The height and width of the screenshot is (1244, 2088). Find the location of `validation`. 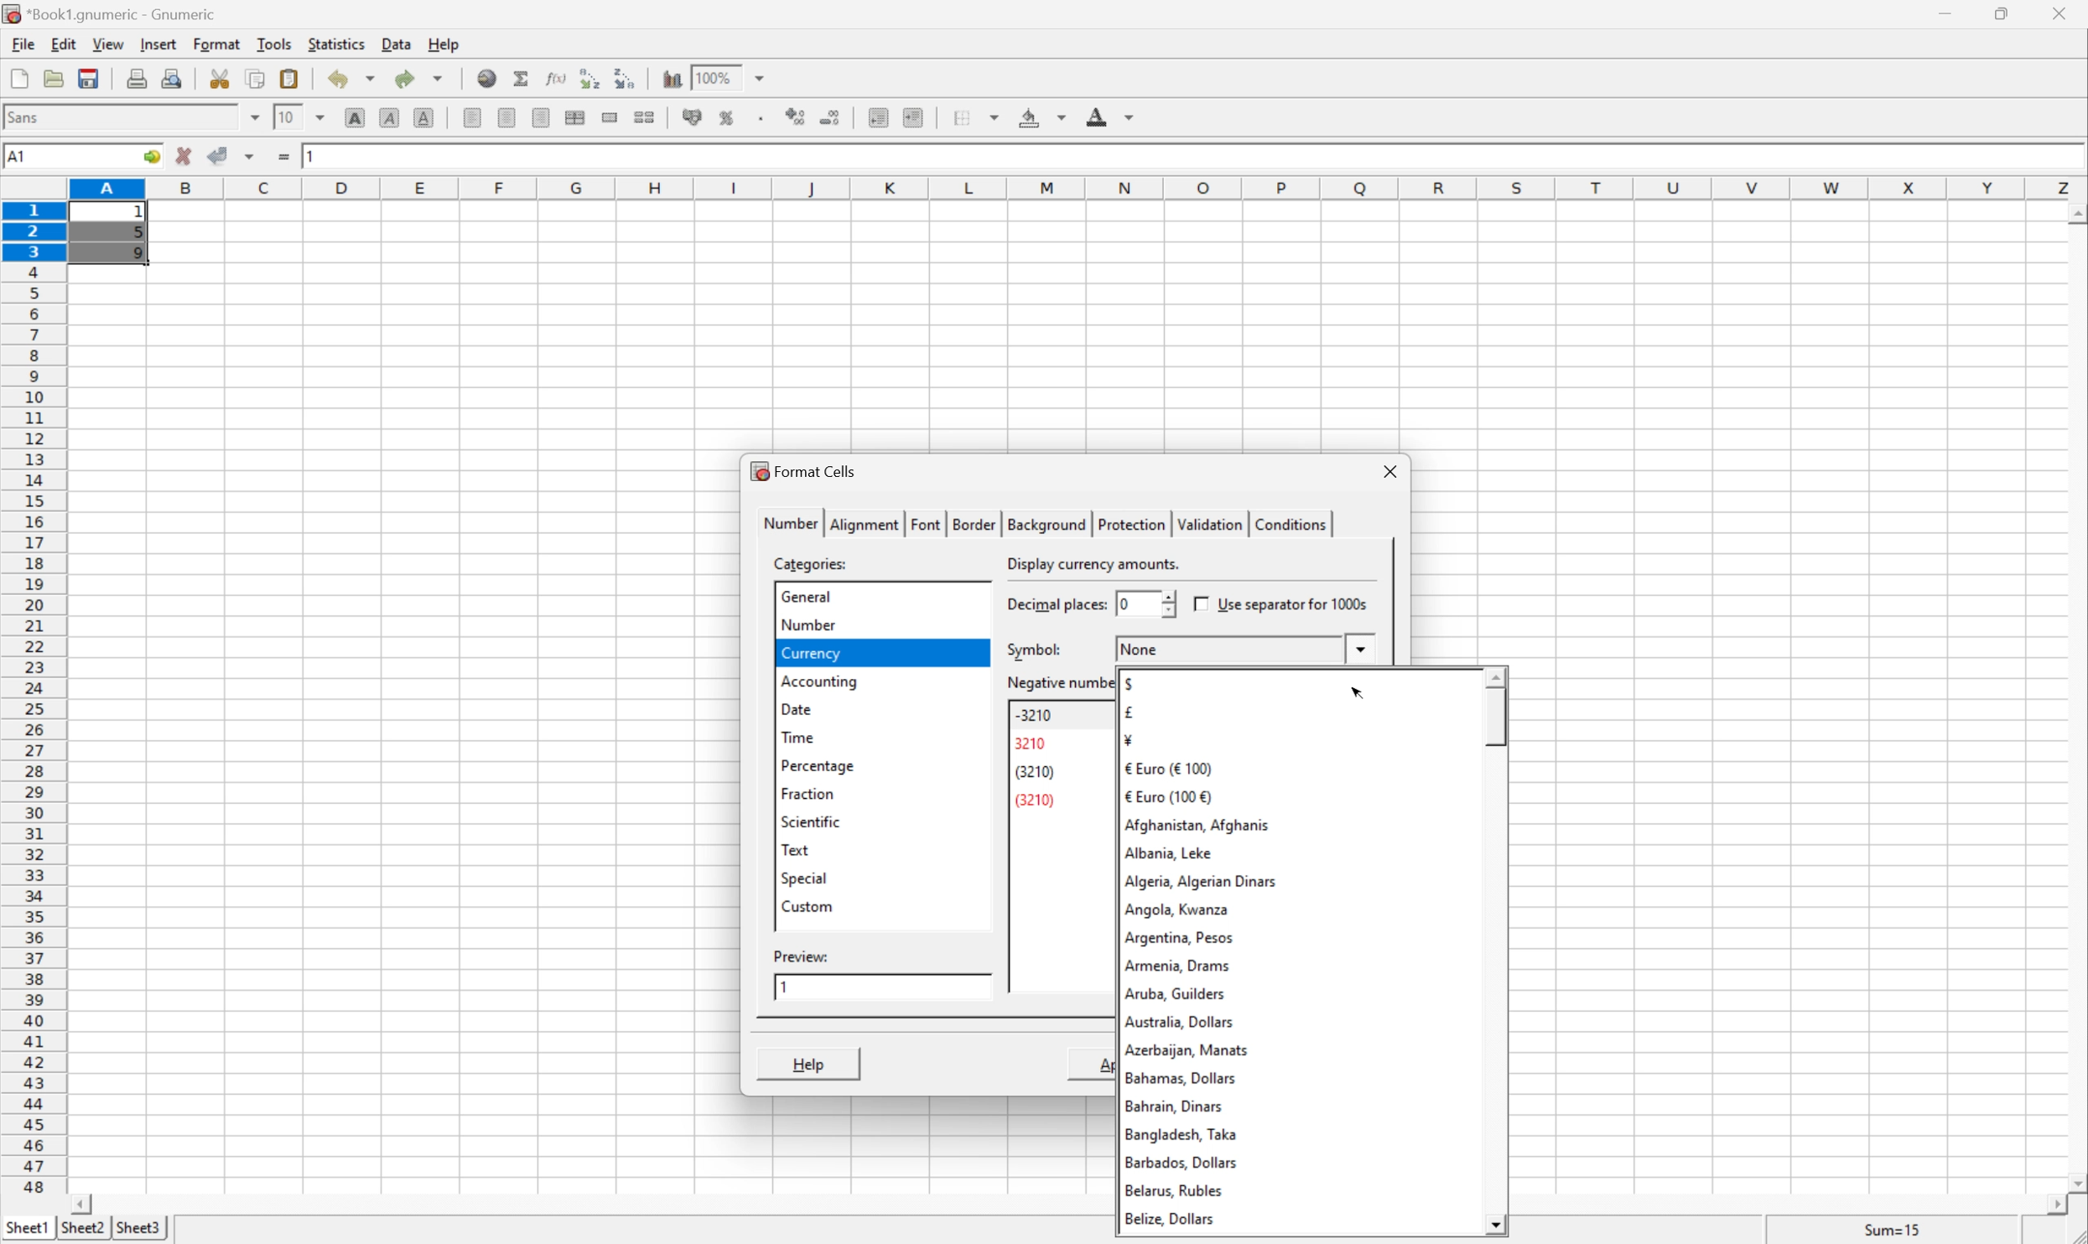

validation is located at coordinates (1208, 524).